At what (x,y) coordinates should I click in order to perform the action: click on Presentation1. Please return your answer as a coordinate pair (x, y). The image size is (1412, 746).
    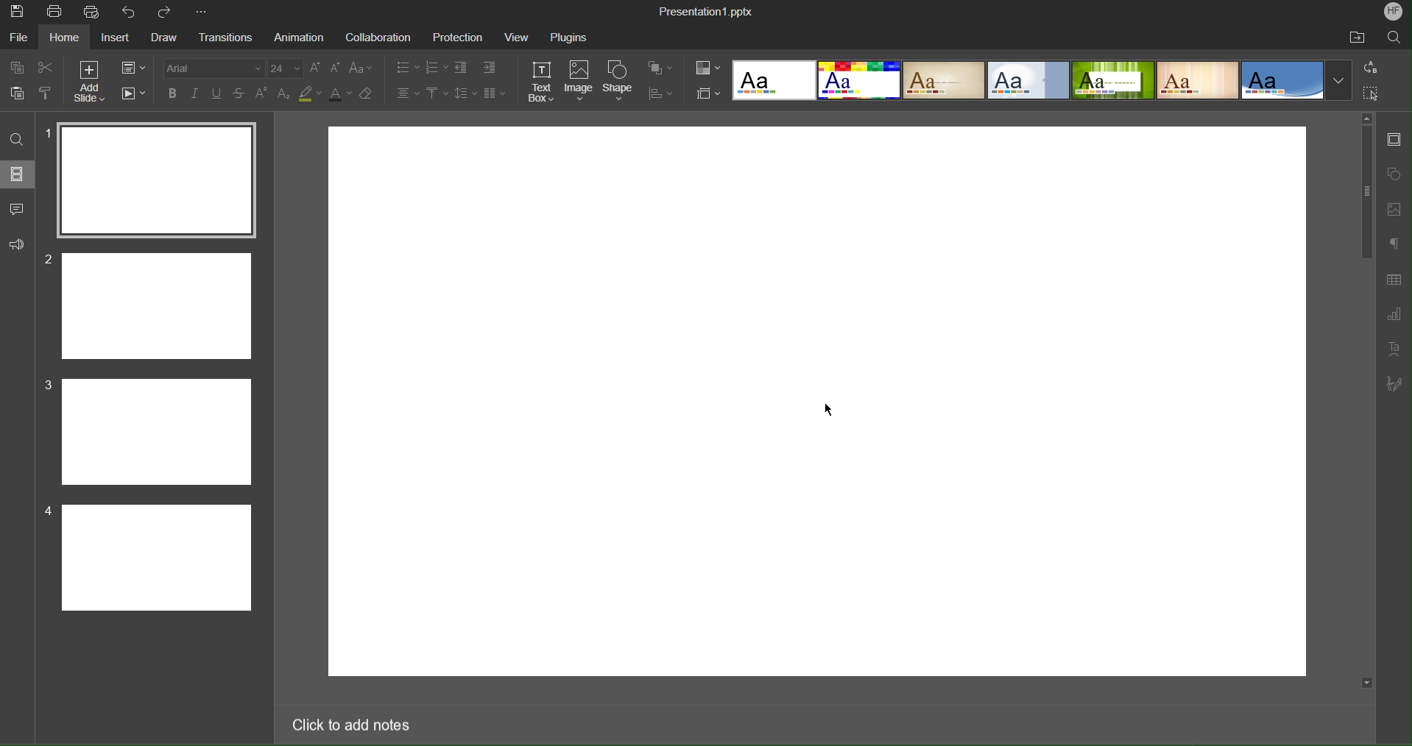
    Looking at the image, I should click on (705, 9).